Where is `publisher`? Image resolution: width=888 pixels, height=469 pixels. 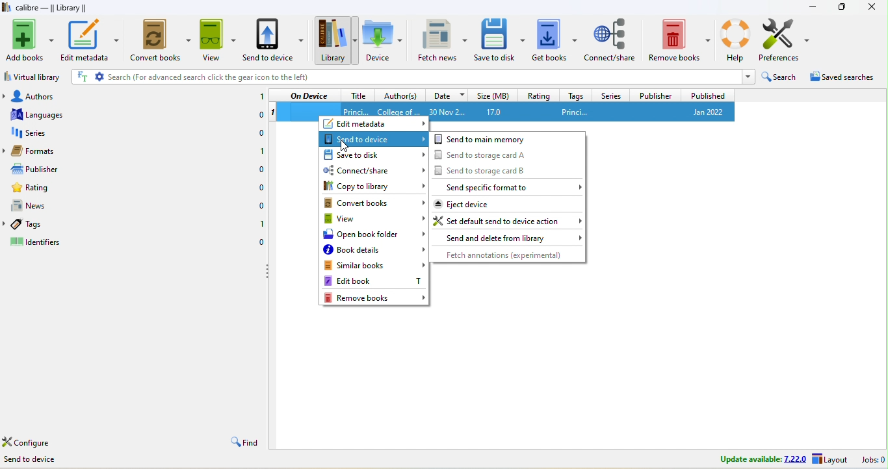 publisher is located at coordinates (654, 95).